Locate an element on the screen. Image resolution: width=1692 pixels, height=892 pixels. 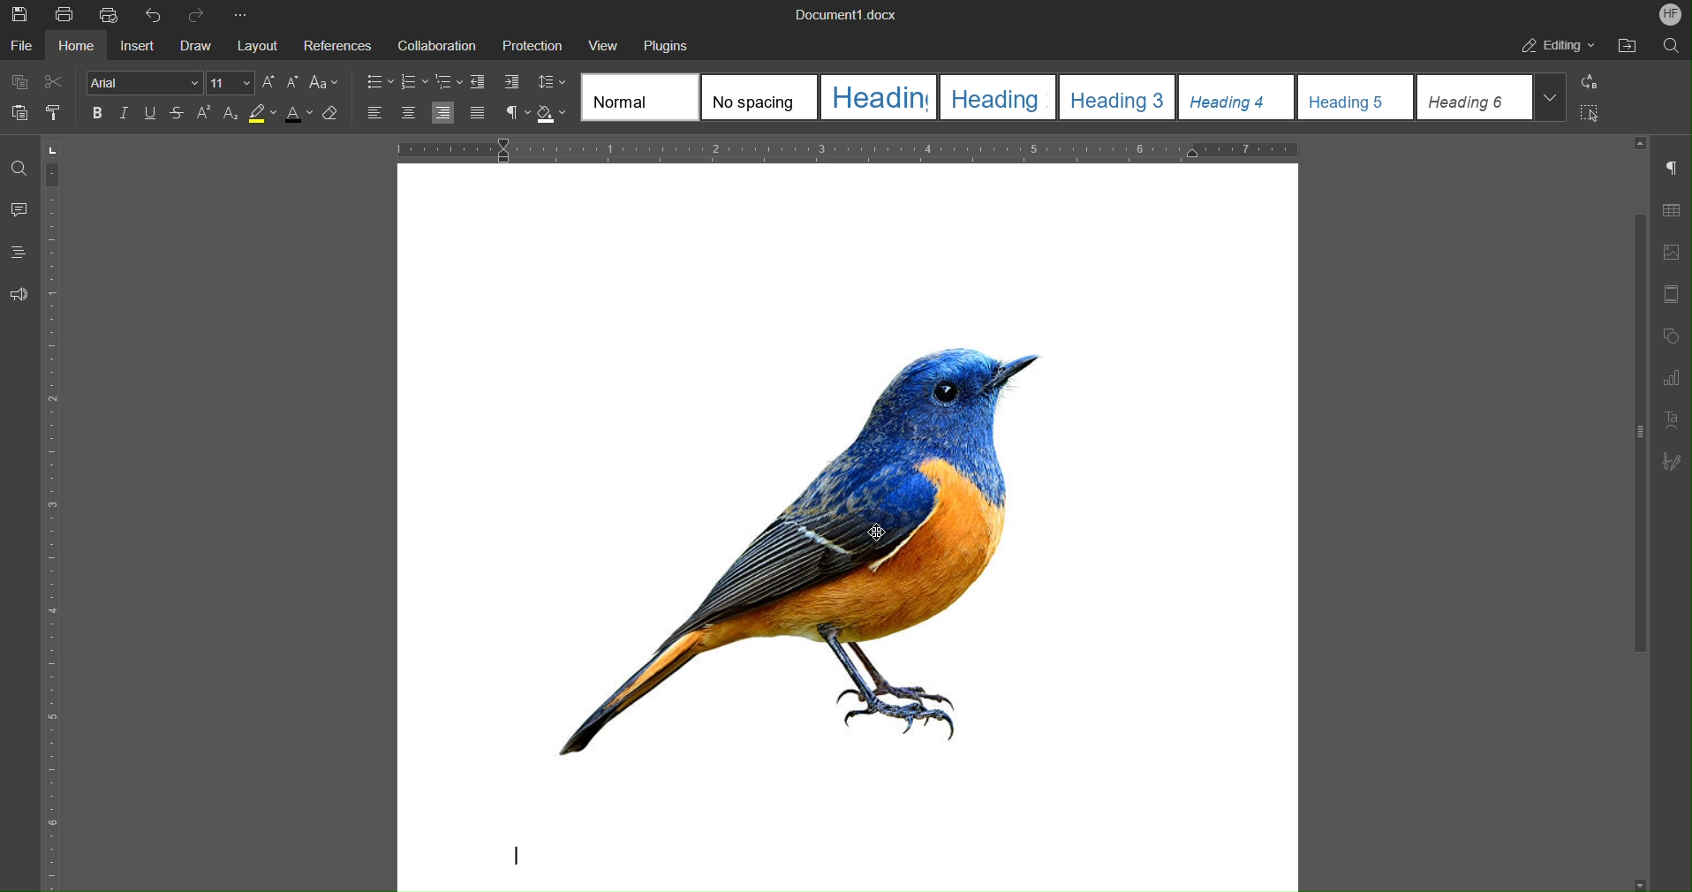
Increase Font Size is located at coordinates (268, 82).